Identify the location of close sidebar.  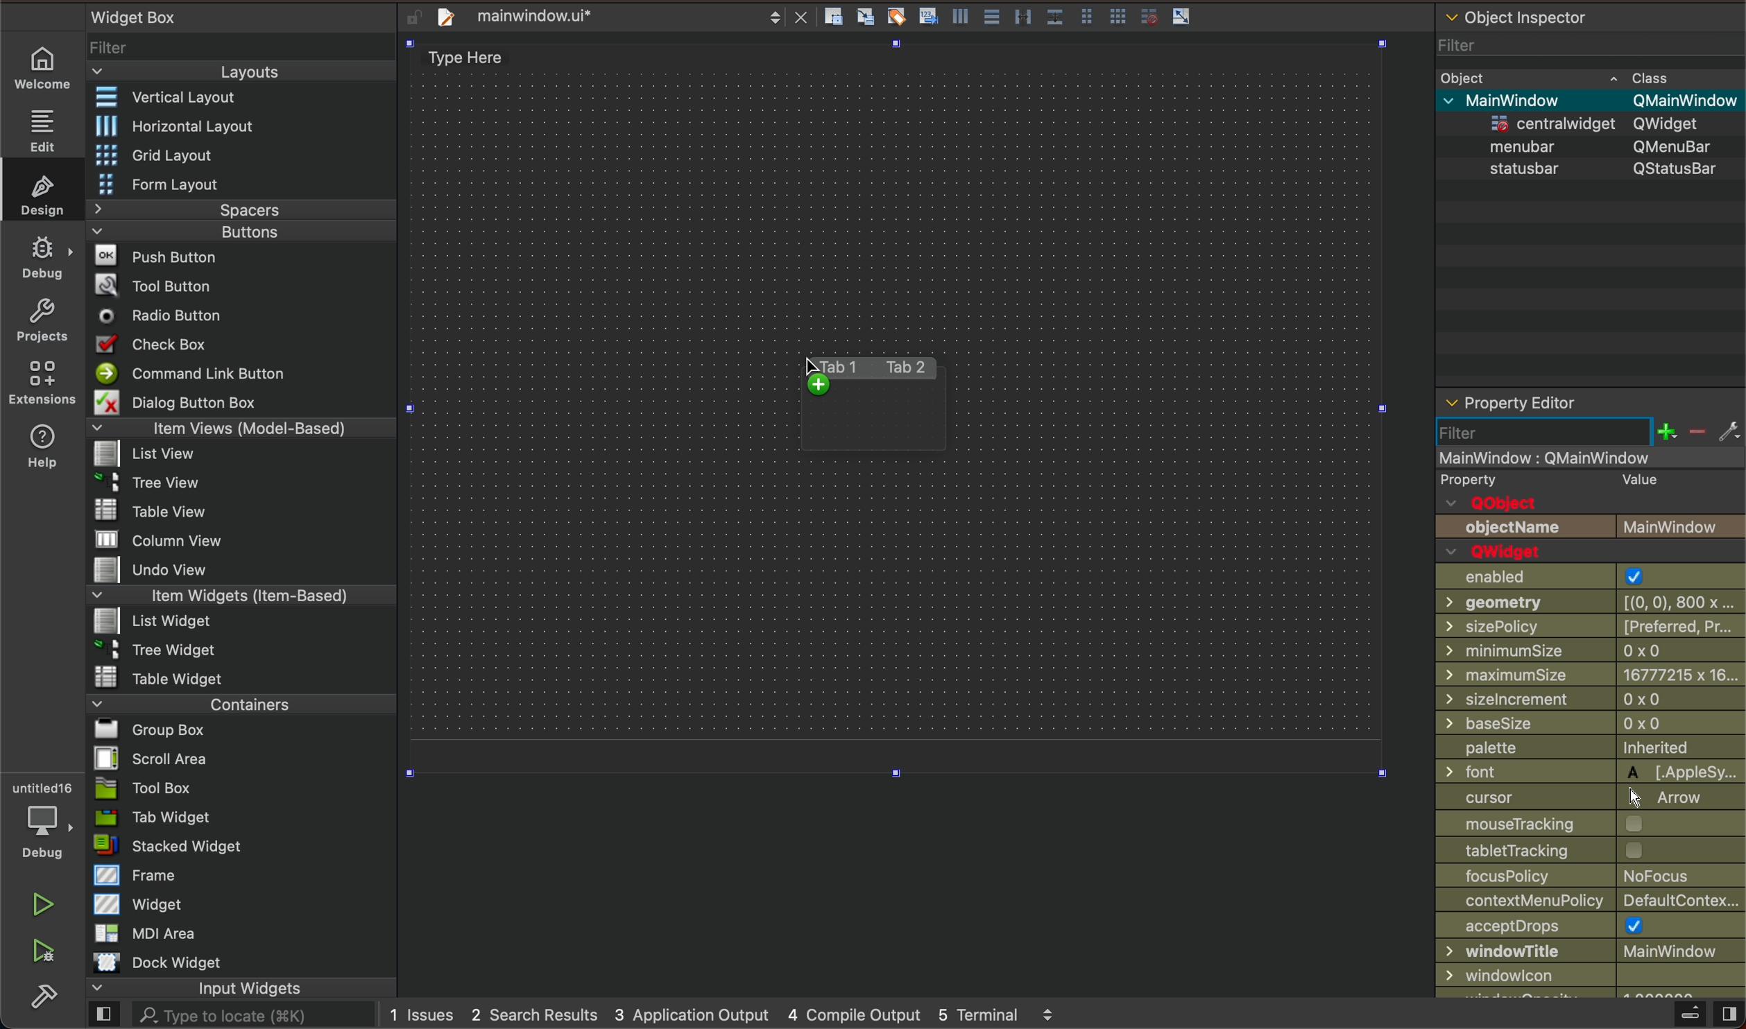
(1702, 1014).